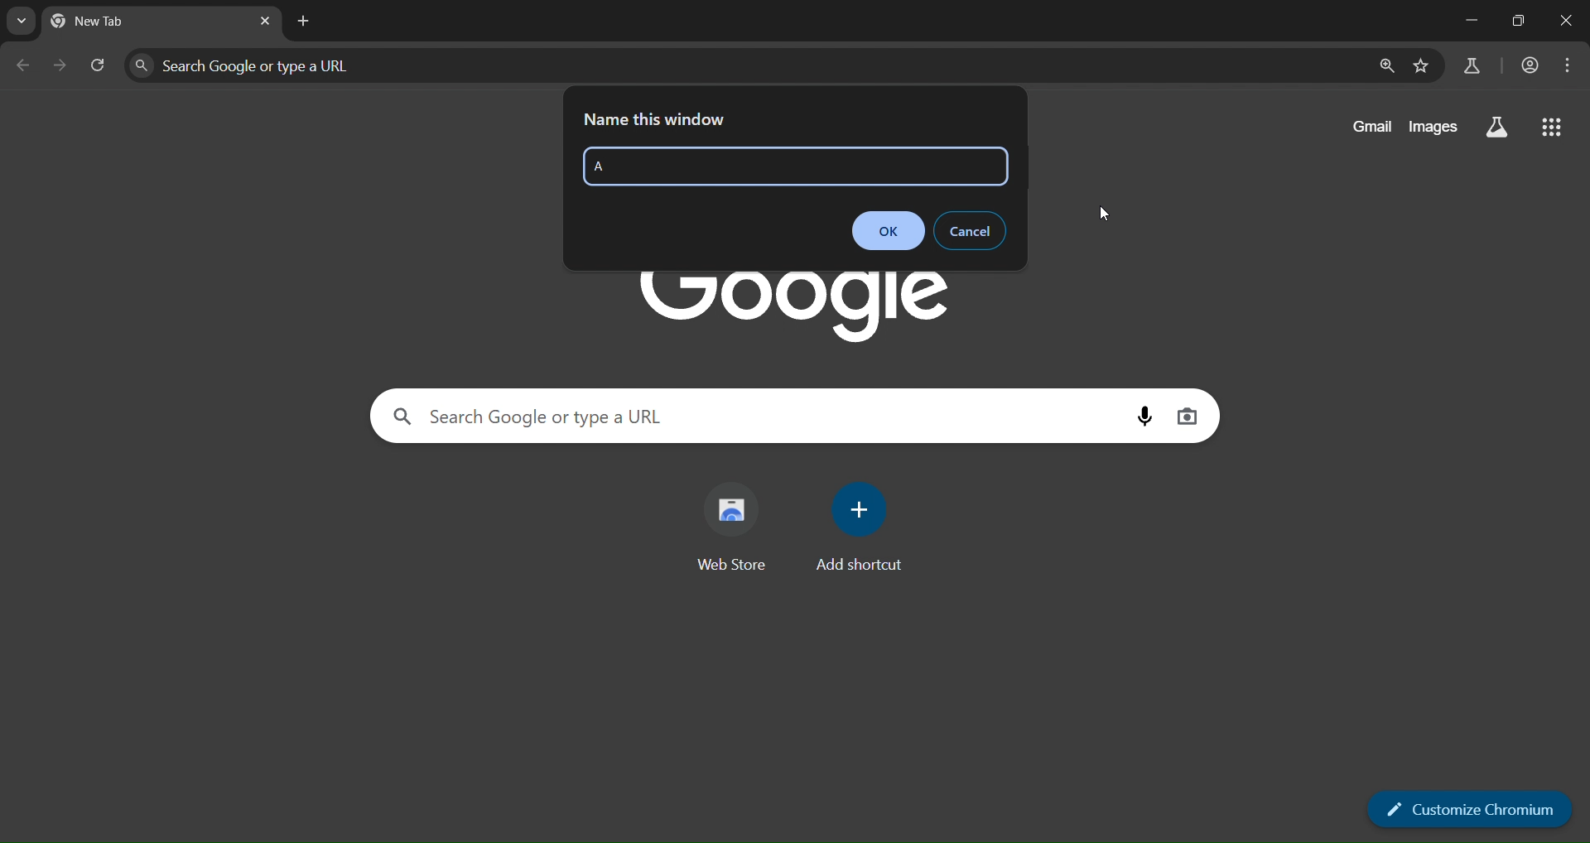 This screenshot has width=1590, height=843. What do you see at coordinates (526, 416) in the screenshot?
I see `Search Google or type a URL` at bounding box center [526, 416].